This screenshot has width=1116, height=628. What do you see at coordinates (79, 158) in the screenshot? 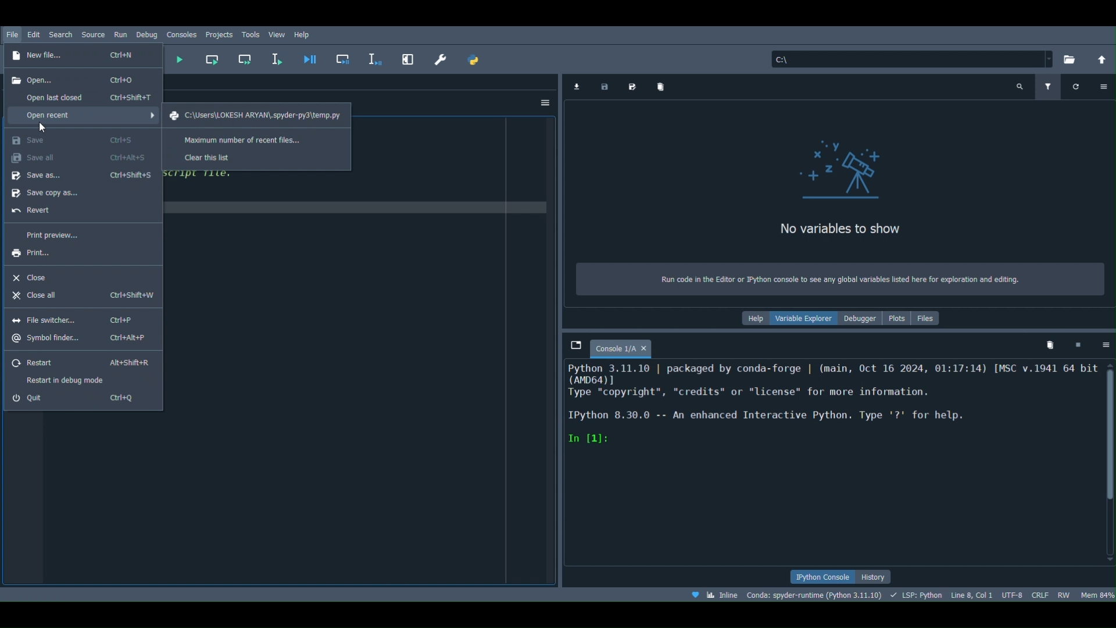
I see `Save all` at bounding box center [79, 158].